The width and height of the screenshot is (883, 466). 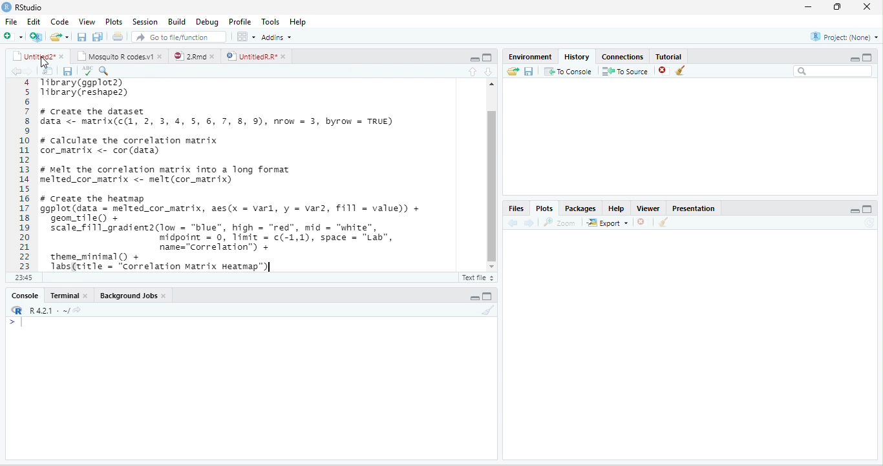 What do you see at coordinates (11, 21) in the screenshot?
I see `file` at bounding box center [11, 21].